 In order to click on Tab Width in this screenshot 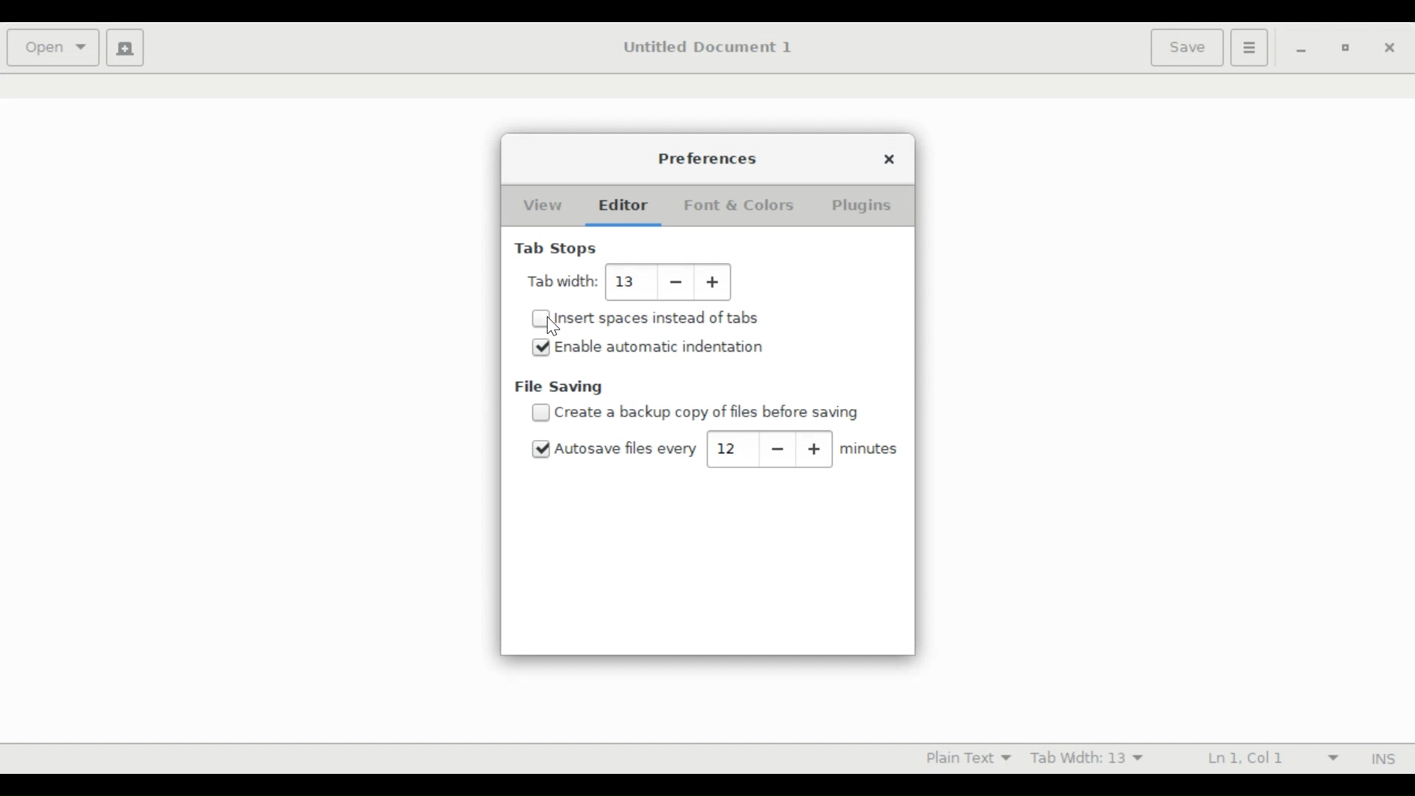, I will do `click(563, 281)`.